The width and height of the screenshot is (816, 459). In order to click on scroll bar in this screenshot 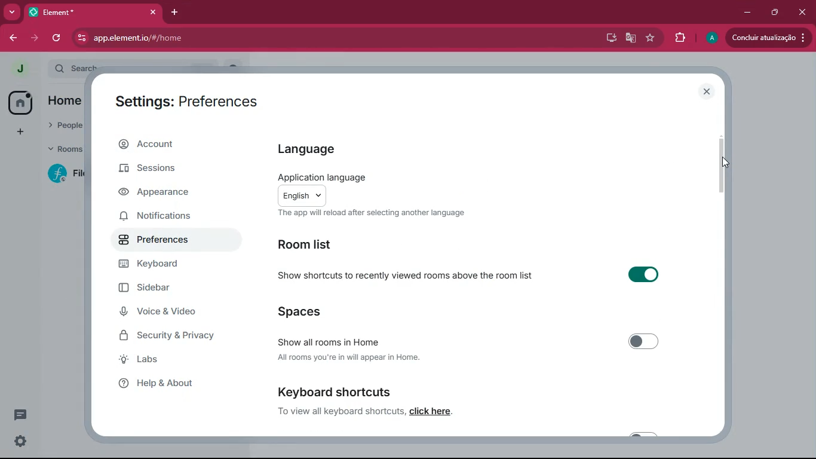, I will do `click(722, 163)`.